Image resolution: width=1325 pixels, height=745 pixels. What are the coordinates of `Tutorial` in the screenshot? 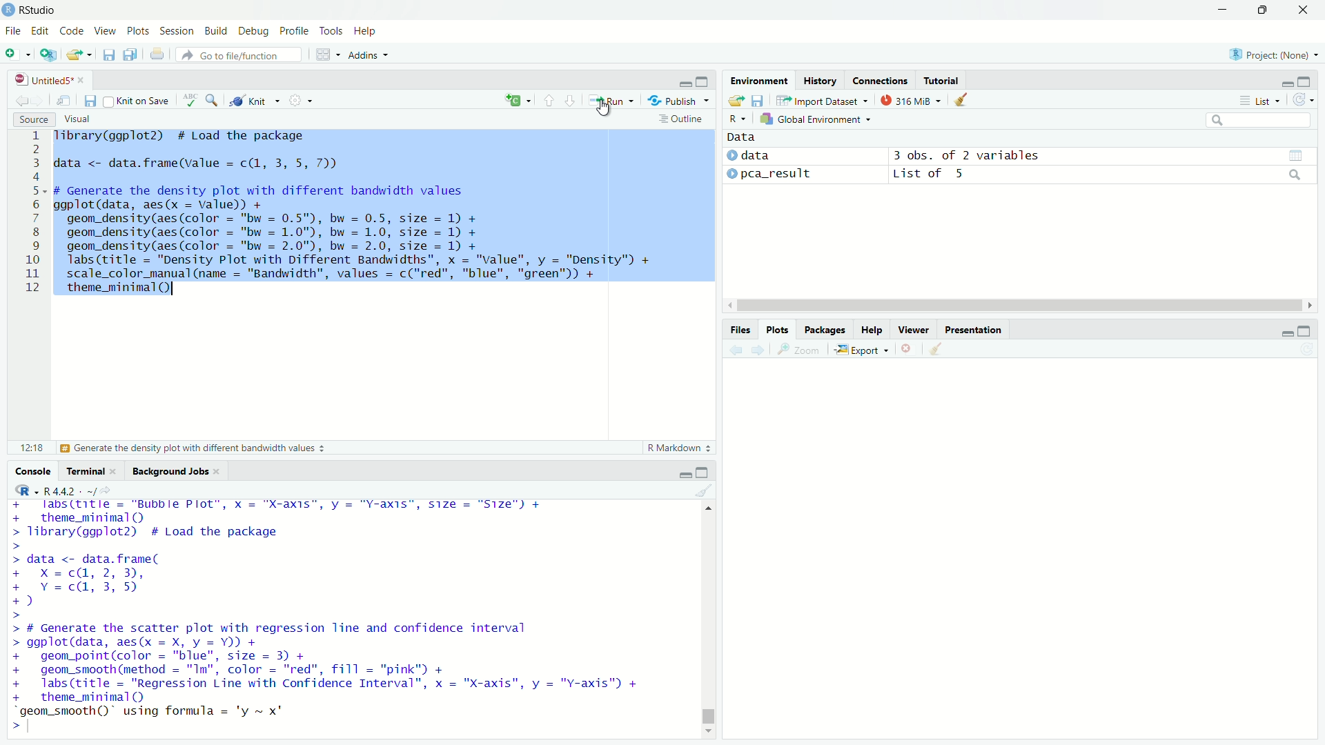 It's located at (941, 80).